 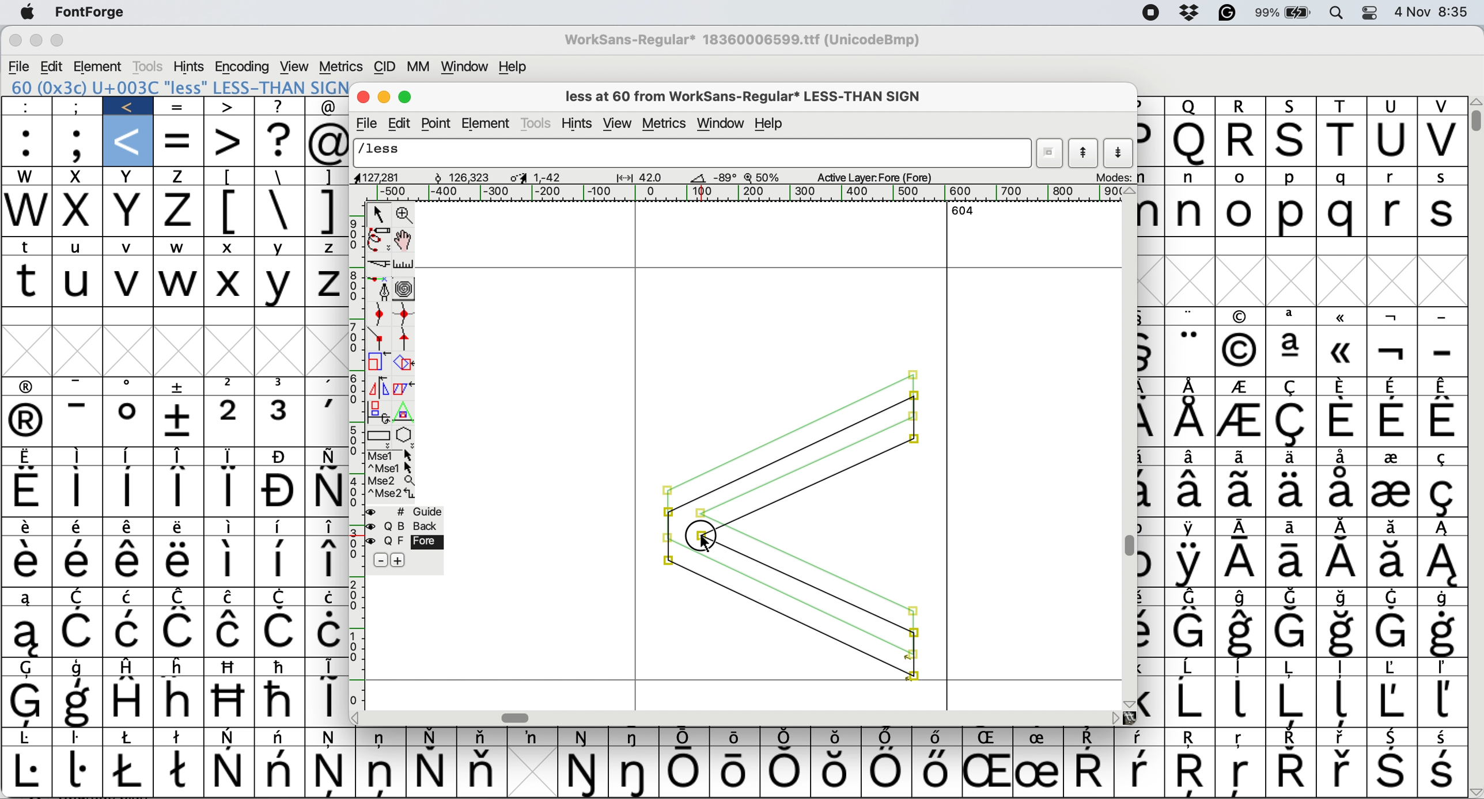 I want to click on Y, so click(x=279, y=244).